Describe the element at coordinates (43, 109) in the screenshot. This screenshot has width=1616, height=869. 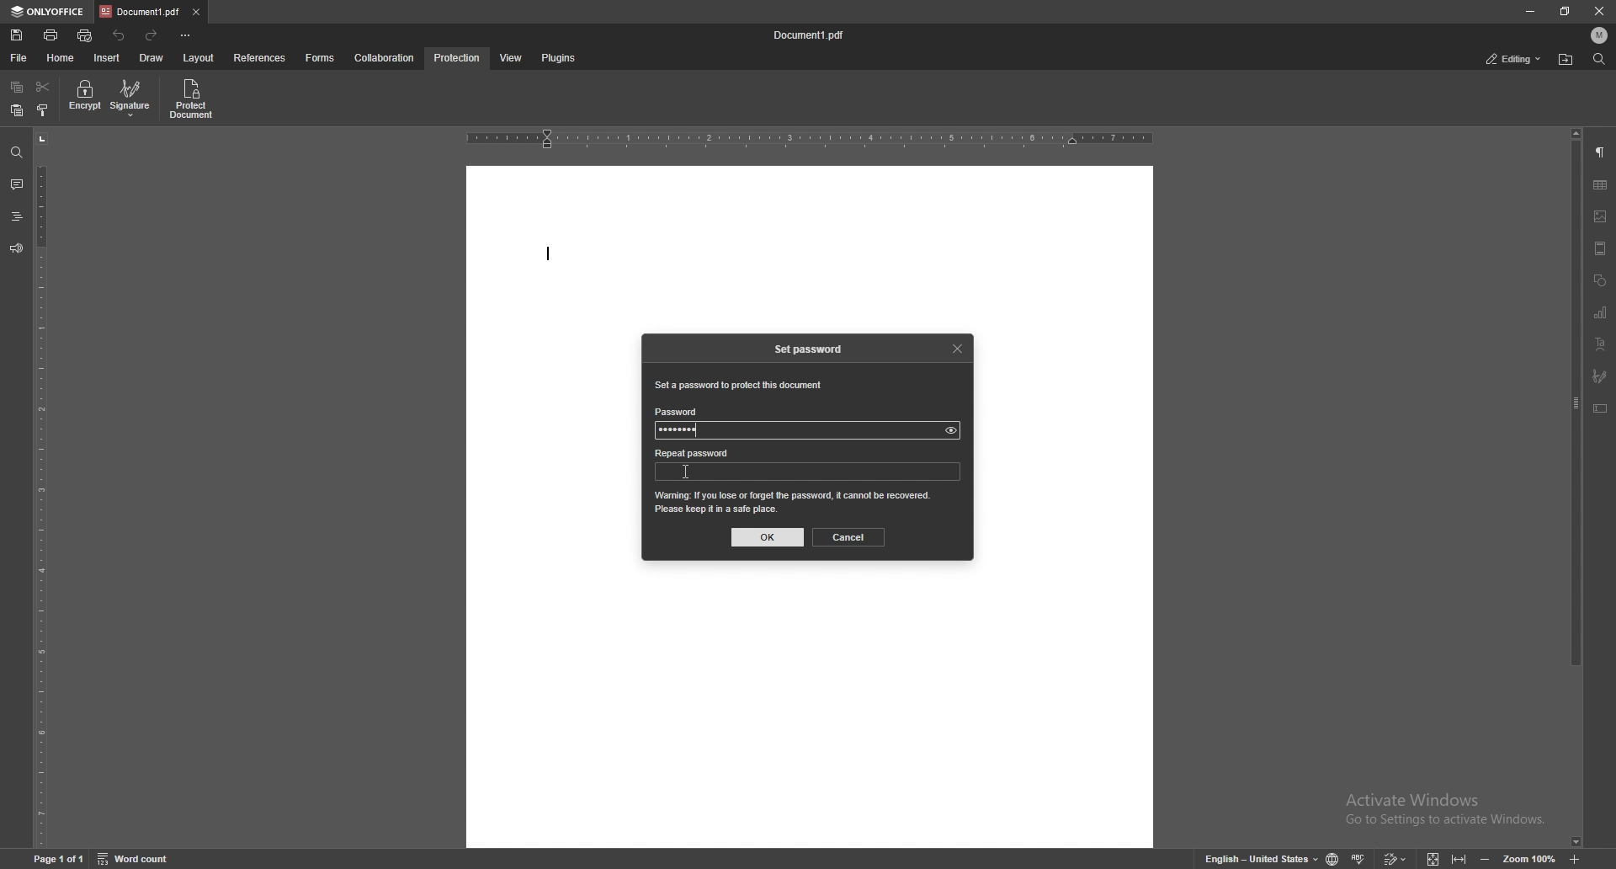
I see `copy style` at that location.